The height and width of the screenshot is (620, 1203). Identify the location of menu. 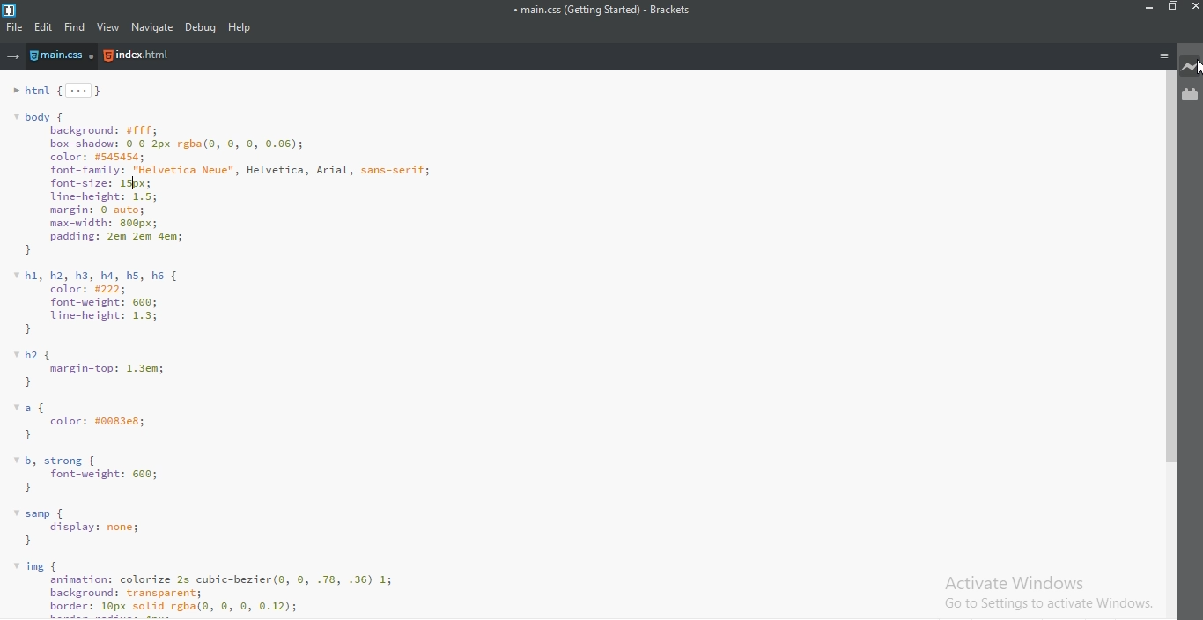
(1163, 55).